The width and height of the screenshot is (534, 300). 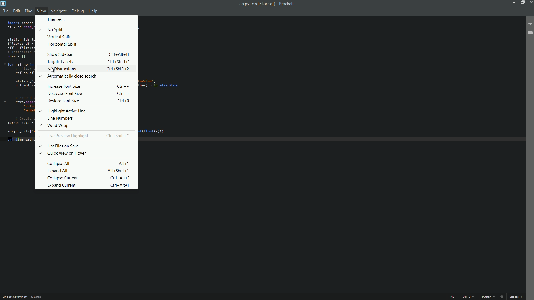 I want to click on view menu, so click(x=41, y=11).